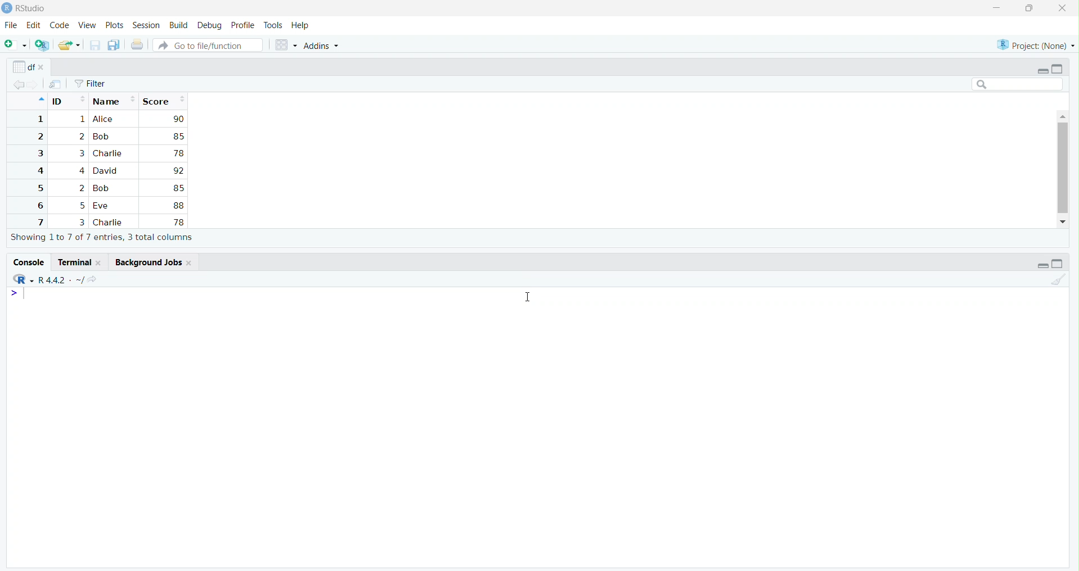 The height and width of the screenshot is (571, 1079). What do you see at coordinates (83, 206) in the screenshot?
I see `5` at bounding box center [83, 206].